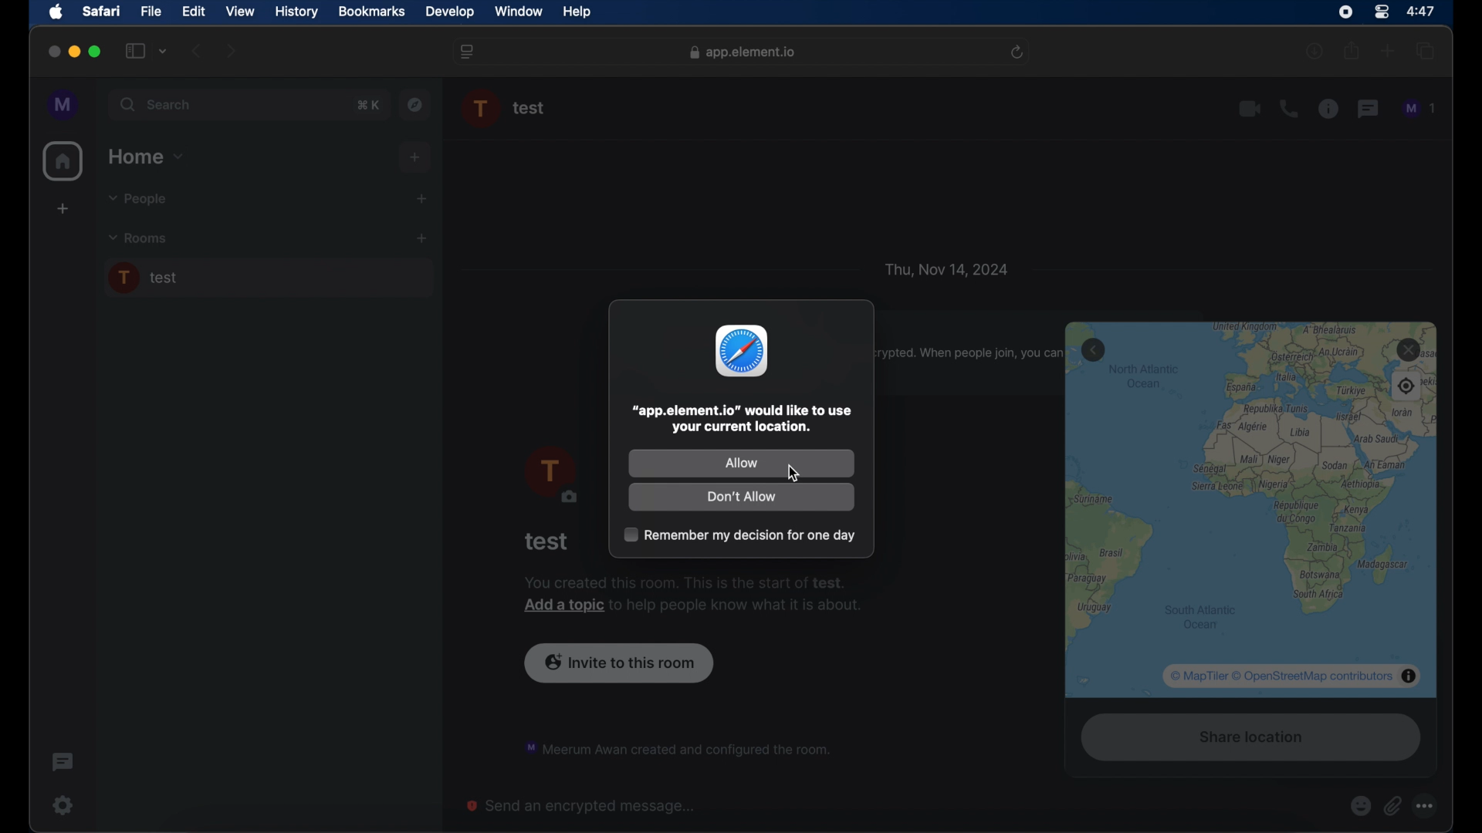 The width and height of the screenshot is (1482, 833). What do you see at coordinates (1369, 109) in the screenshot?
I see `threads` at bounding box center [1369, 109].